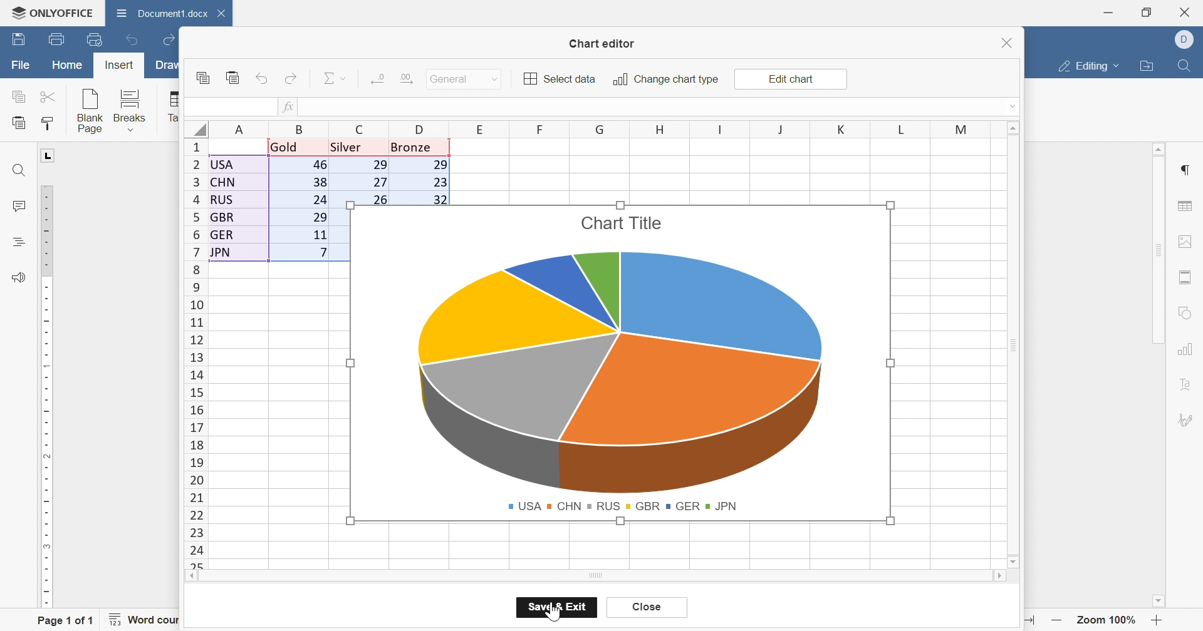  What do you see at coordinates (288, 107) in the screenshot?
I see `fx` at bounding box center [288, 107].